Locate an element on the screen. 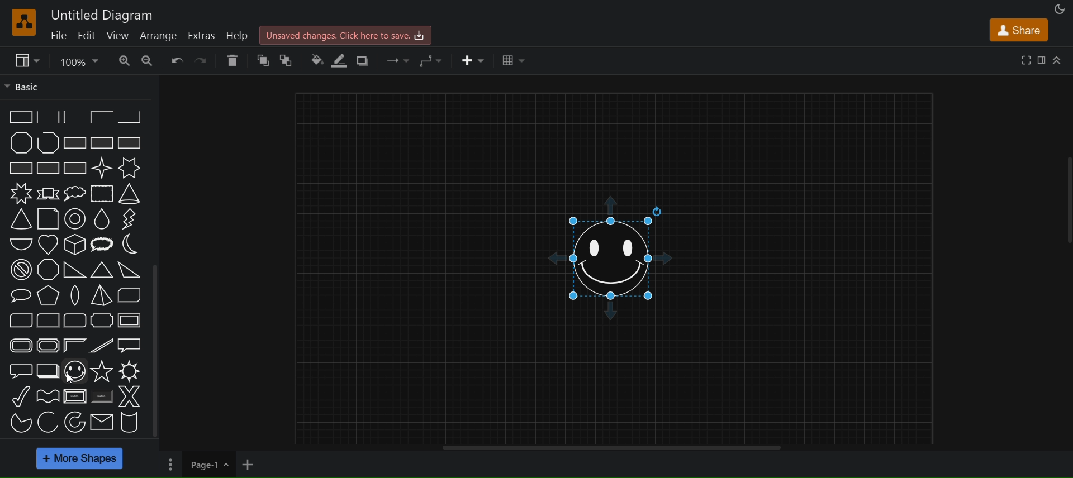 The width and height of the screenshot is (1073, 478). donut is located at coordinates (78, 219).